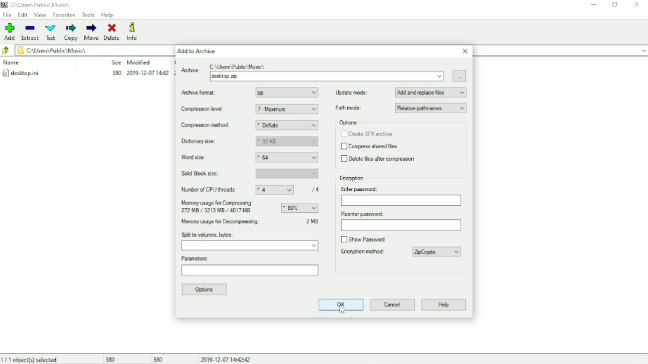 This screenshot has height=364, width=648. Describe the element at coordinates (112, 32) in the screenshot. I see `Delete` at that location.